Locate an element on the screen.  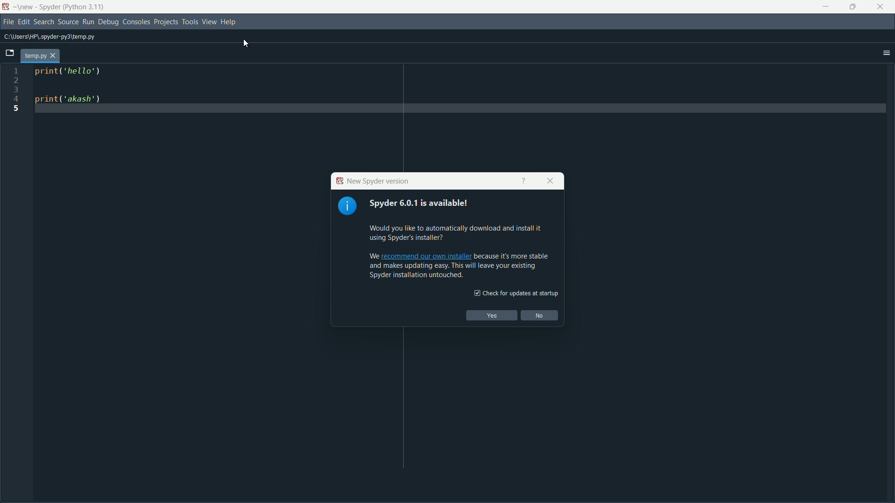
edit menu is located at coordinates (24, 21).